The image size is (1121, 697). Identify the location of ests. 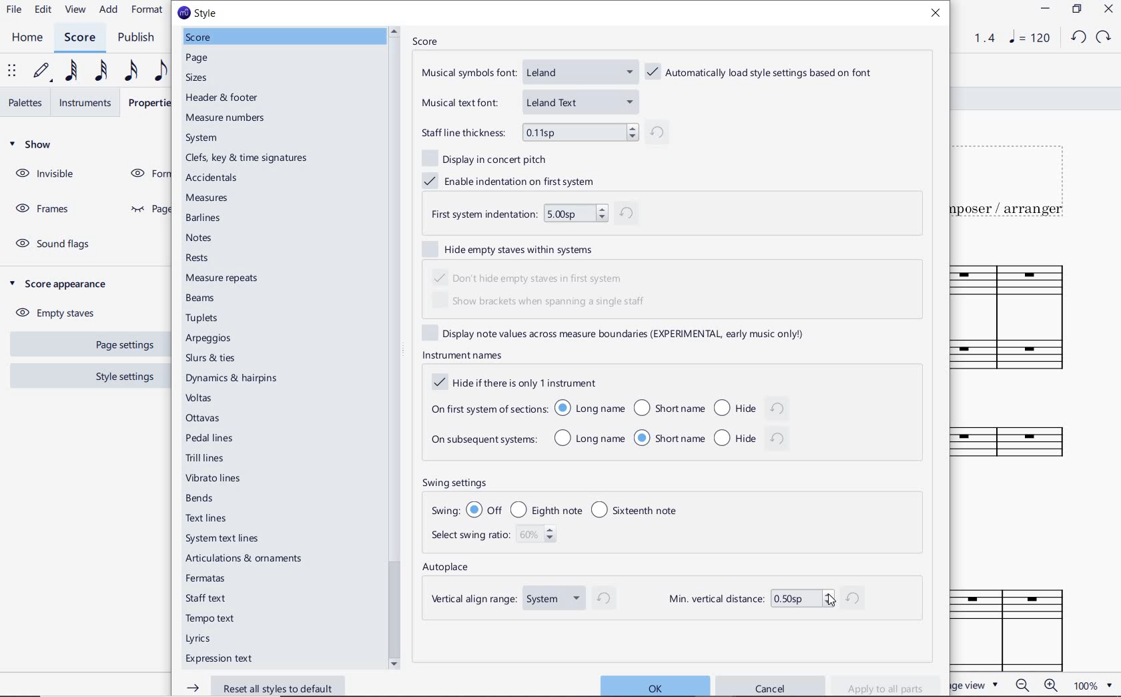
(198, 258).